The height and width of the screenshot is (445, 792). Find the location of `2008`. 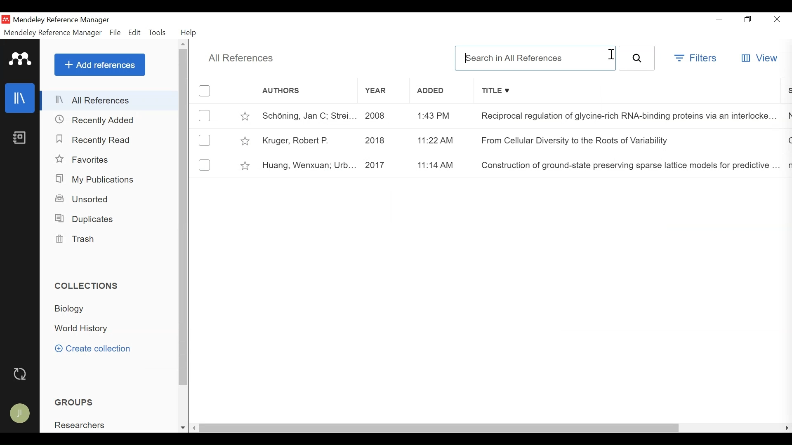

2008 is located at coordinates (385, 116).